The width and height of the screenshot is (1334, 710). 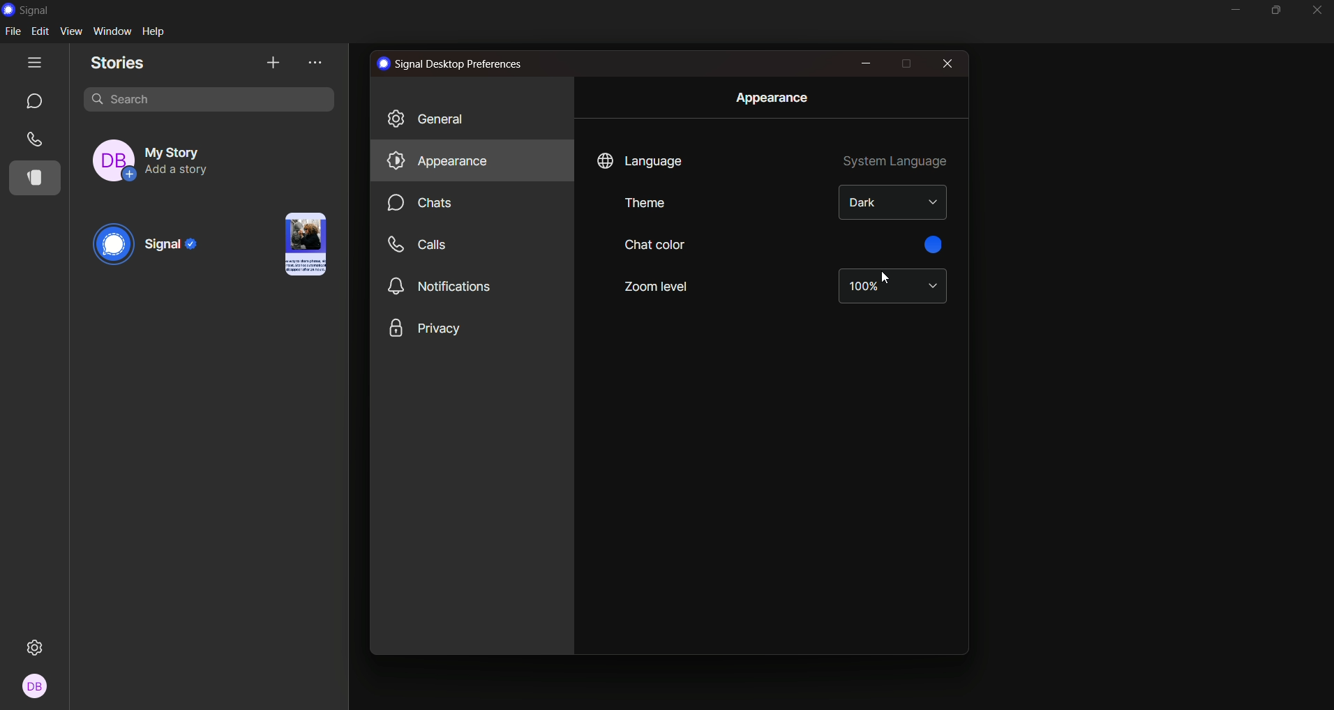 I want to click on chat, so click(x=33, y=100).